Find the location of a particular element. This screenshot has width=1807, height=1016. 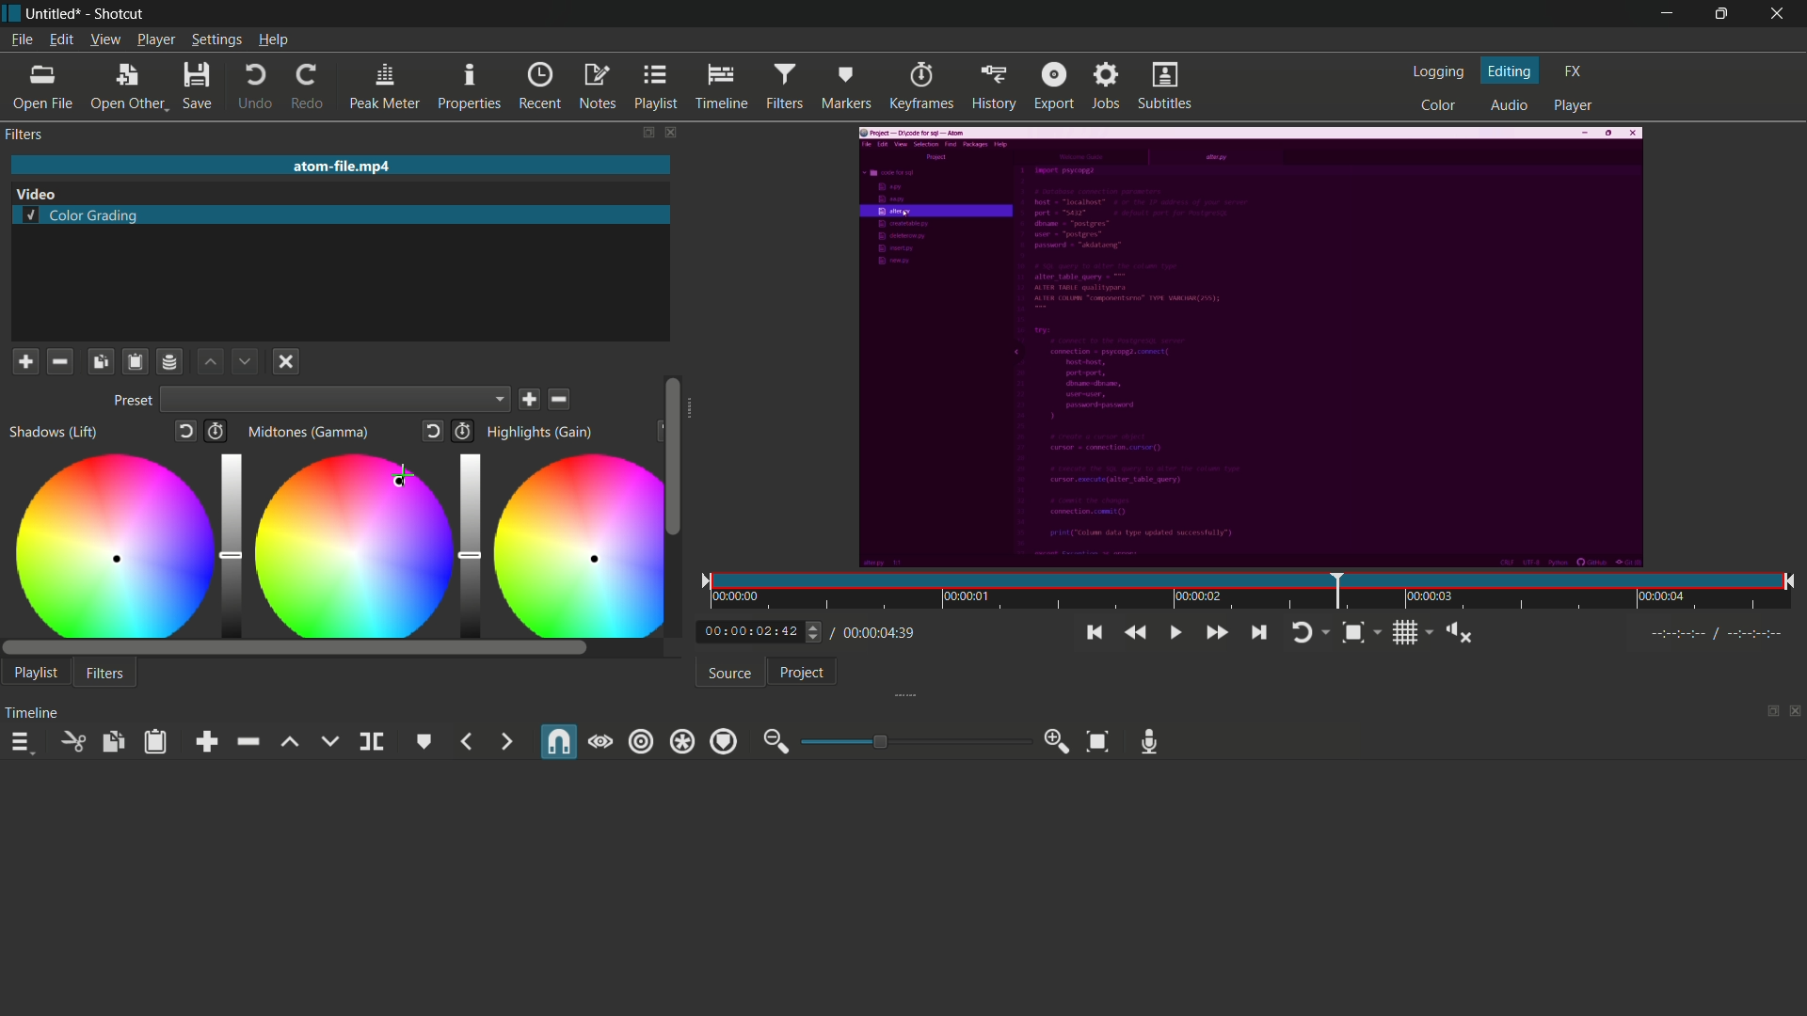

toggle buttons is located at coordinates (815, 630).